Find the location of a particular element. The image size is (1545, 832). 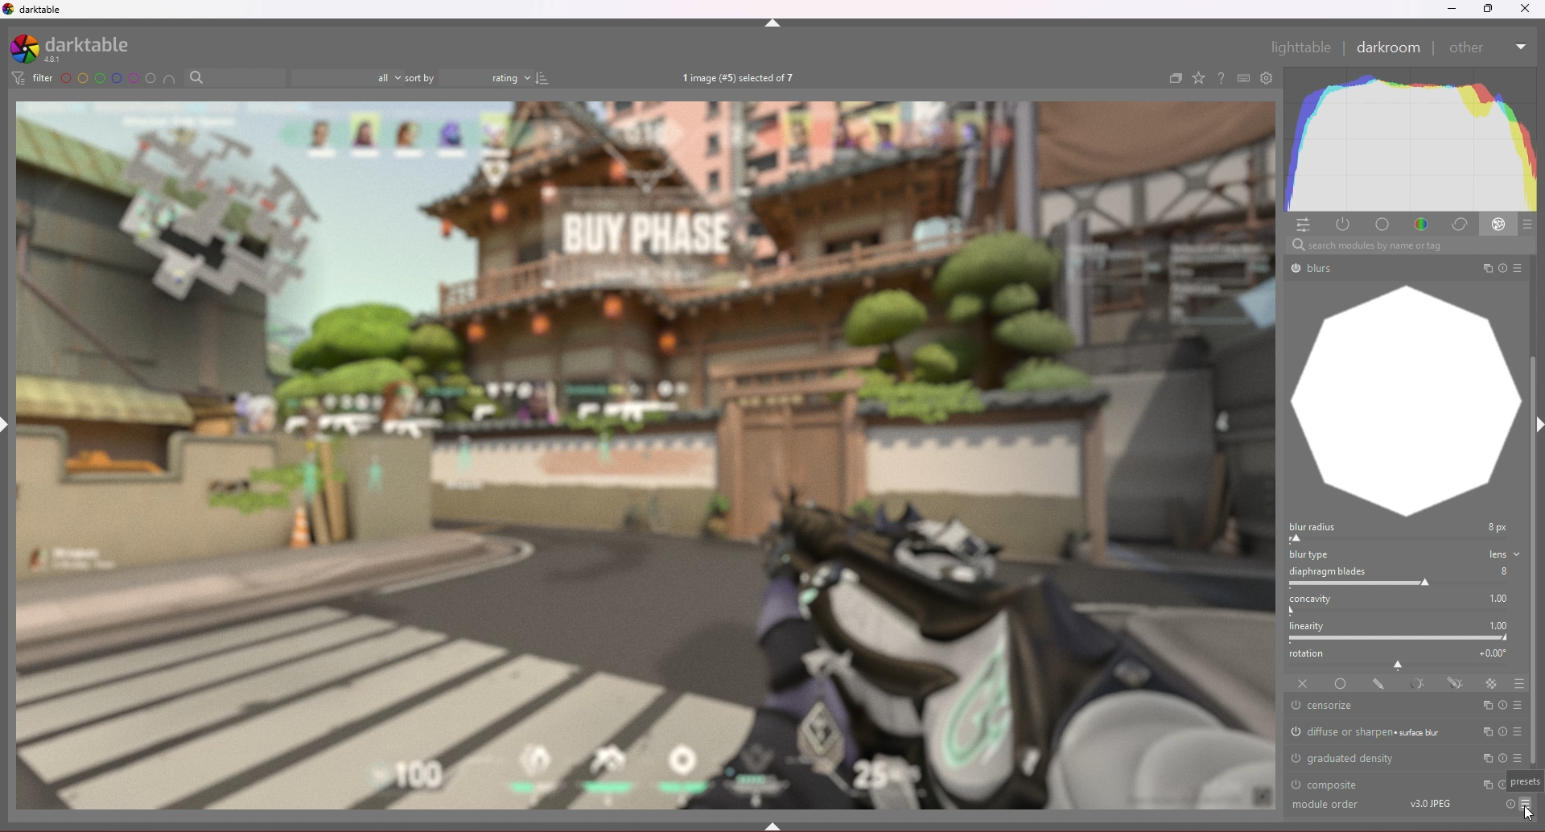

blur type is located at coordinates (1406, 554).